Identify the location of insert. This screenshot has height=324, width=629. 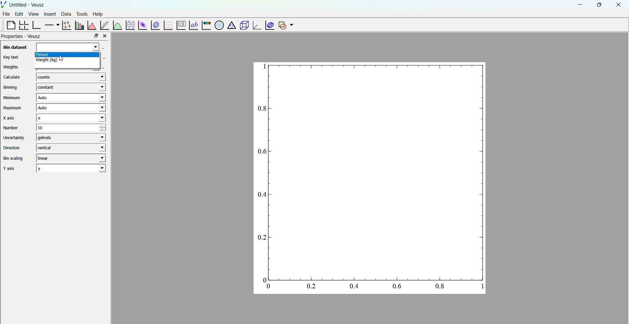
(49, 13).